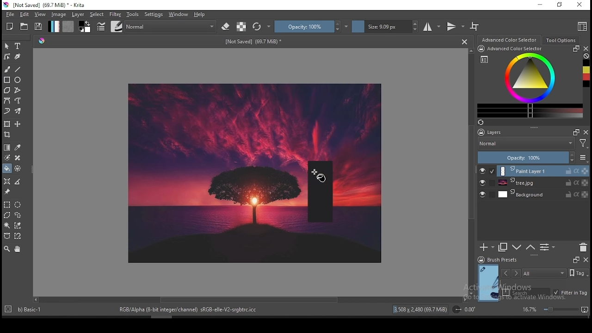 The width and height of the screenshot is (592, 333). I want to click on set eraser mode, so click(227, 26).